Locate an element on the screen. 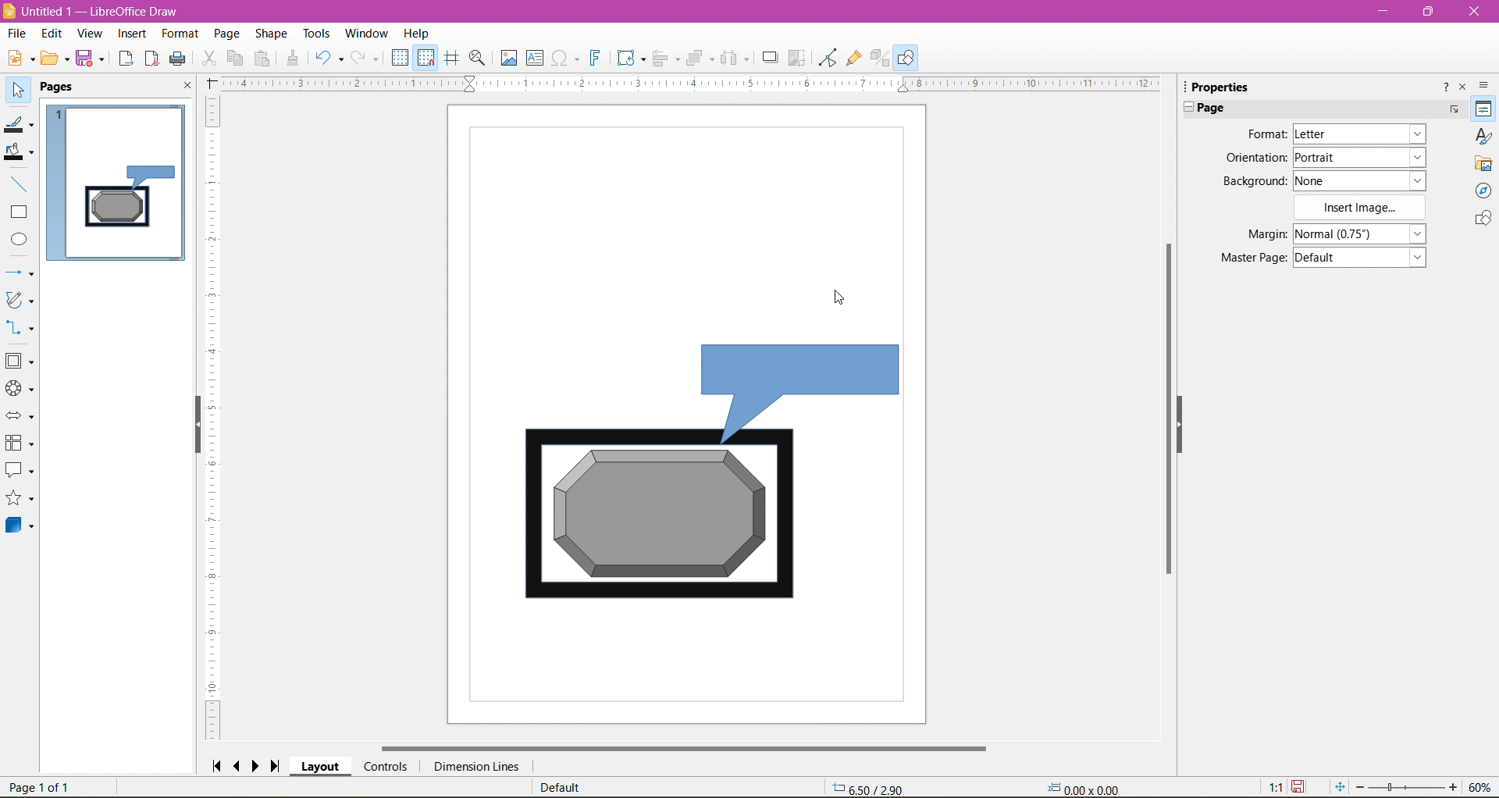 The height and width of the screenshot is (798, 1499). Page is located at coordinates (225, 32).